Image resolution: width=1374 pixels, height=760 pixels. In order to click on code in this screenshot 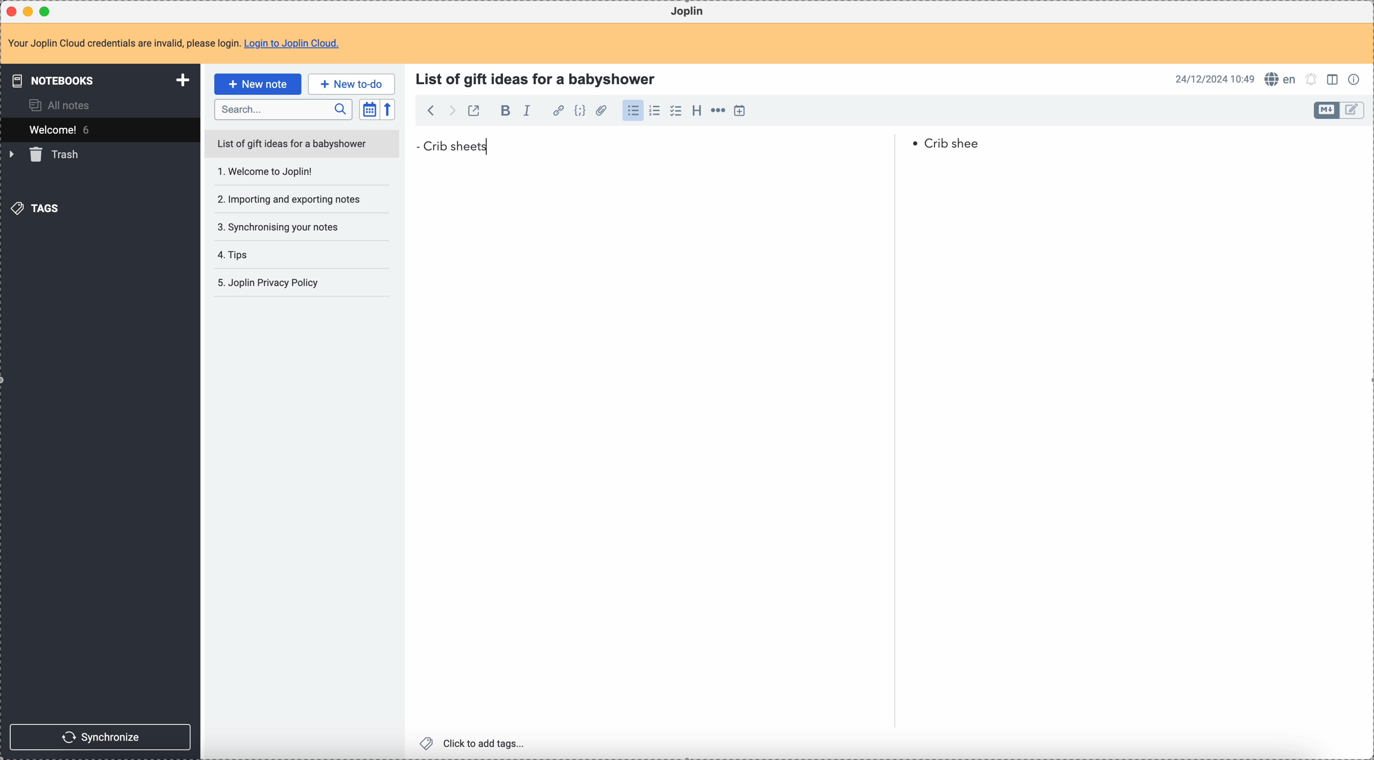, I will do `click(581, 111)`.